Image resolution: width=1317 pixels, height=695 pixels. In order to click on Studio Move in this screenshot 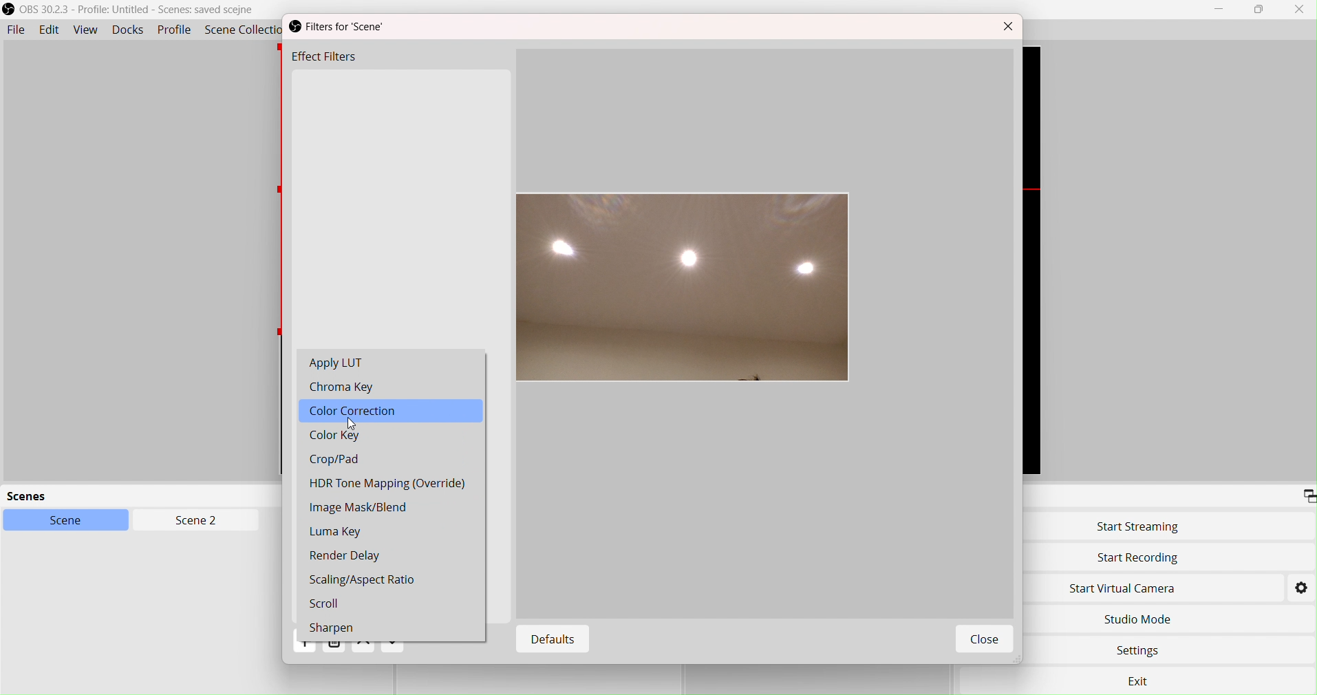, I will do `click(1138, 617)`.